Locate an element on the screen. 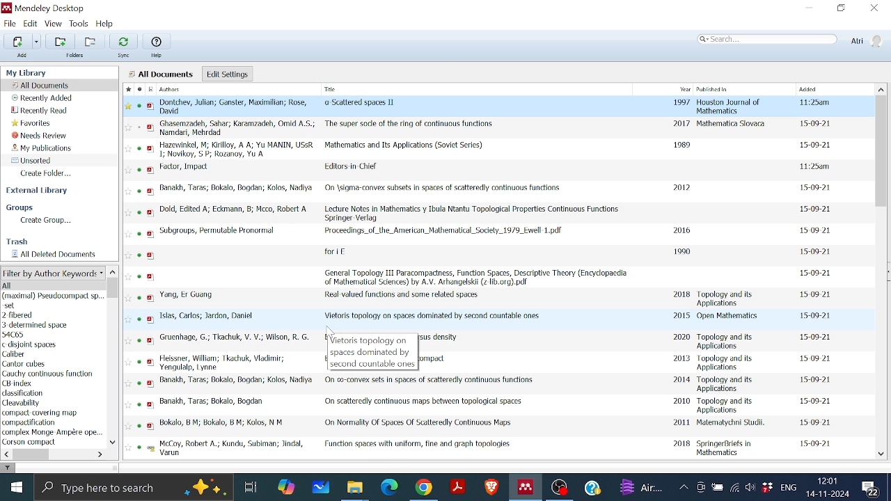 This screenshot has height=501, width=891. Sync is located at coordinates (124, 41).